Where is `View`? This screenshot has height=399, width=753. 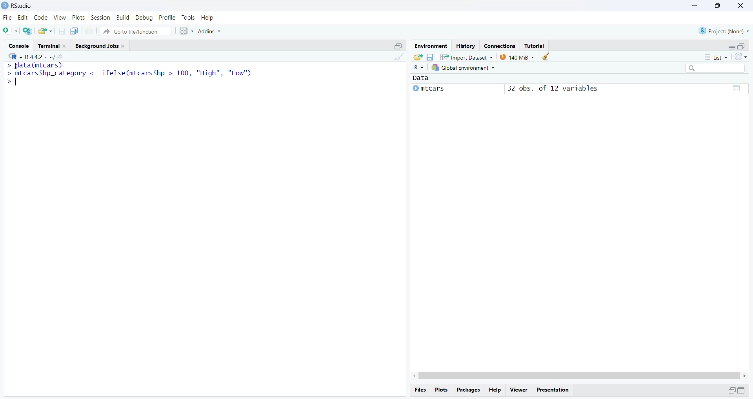
View is located at coordinates (518, 389).